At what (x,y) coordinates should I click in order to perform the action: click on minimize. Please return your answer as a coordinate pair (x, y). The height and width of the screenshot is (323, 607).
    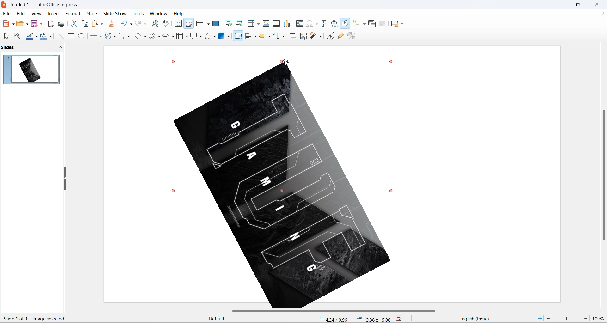
    Looking at the image, I should click on (561, 5).